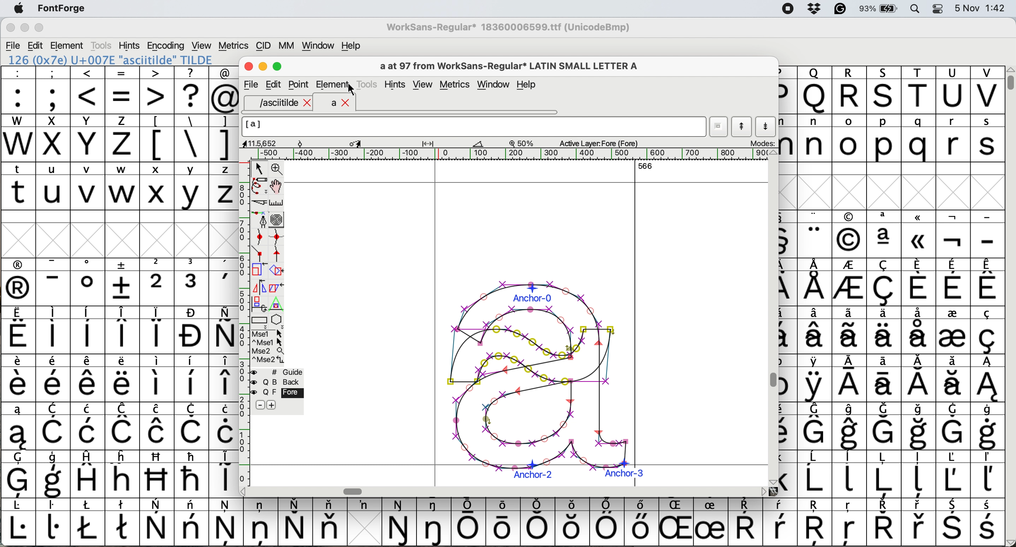  I want to click on W, so click(19, 138).